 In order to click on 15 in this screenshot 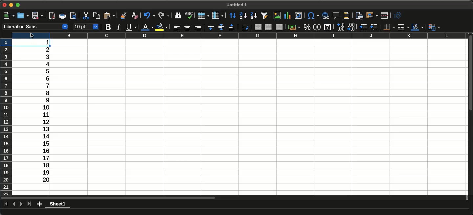, I will do `click(44, 143)`.